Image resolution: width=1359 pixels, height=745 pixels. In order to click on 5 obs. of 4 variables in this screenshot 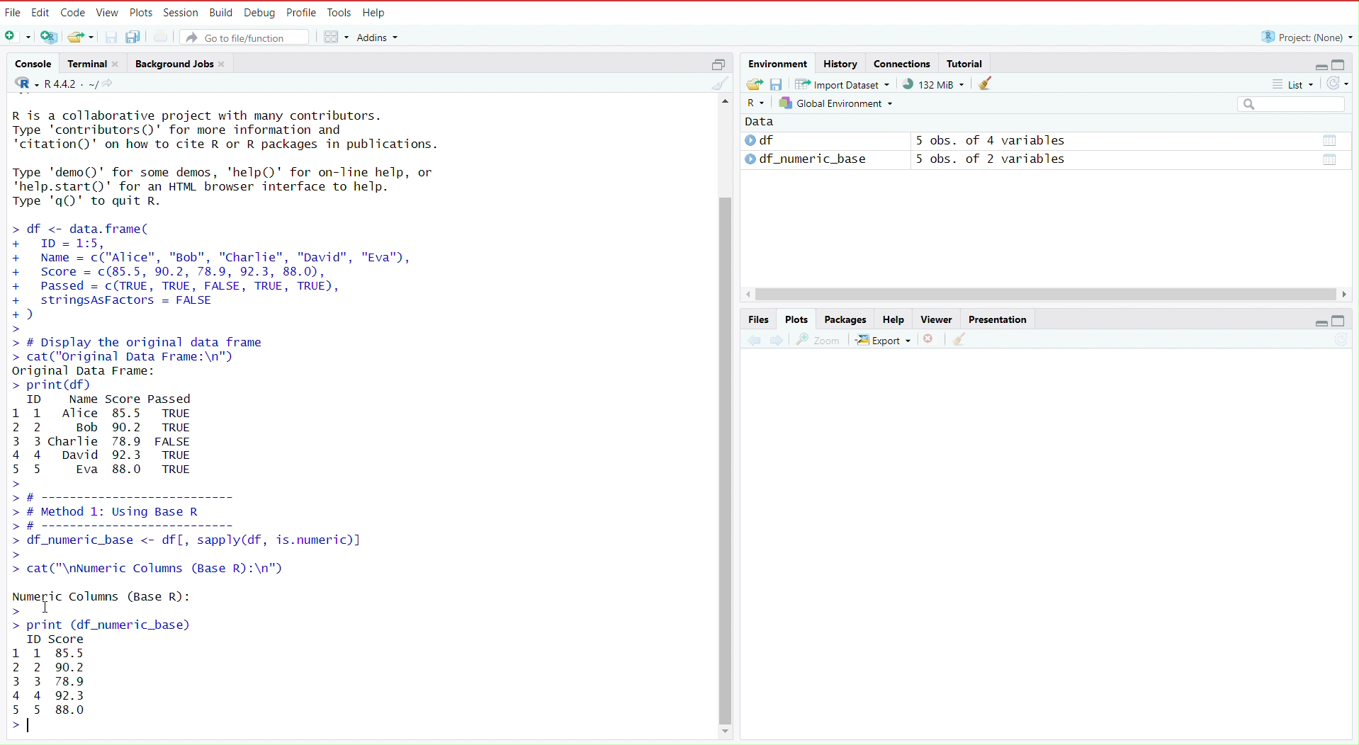, I will do `click(991, 140)`.